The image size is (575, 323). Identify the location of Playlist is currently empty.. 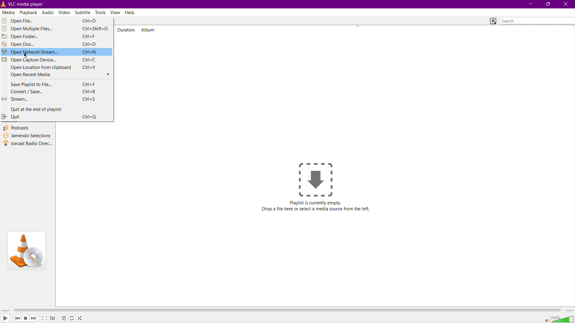
(315, 202).